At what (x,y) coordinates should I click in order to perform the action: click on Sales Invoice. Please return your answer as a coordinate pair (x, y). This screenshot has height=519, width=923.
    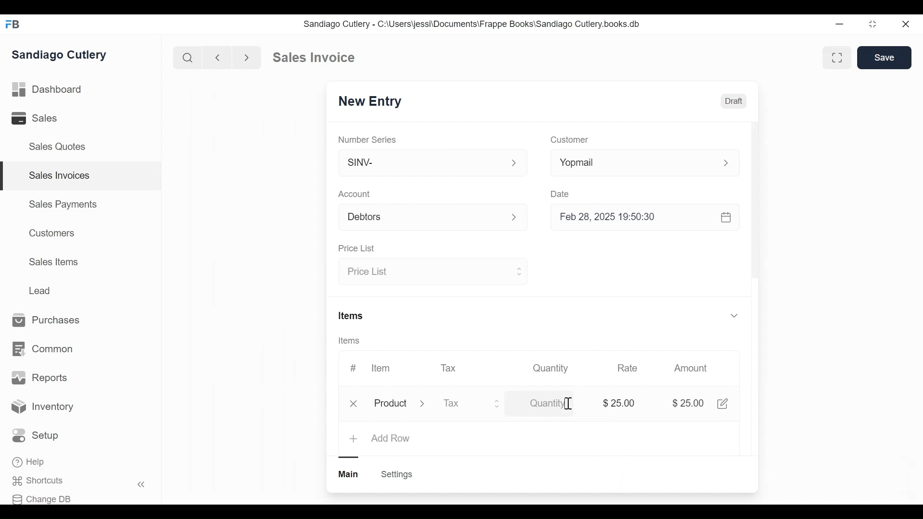
    Looking at the image, I should click on (313, 58).